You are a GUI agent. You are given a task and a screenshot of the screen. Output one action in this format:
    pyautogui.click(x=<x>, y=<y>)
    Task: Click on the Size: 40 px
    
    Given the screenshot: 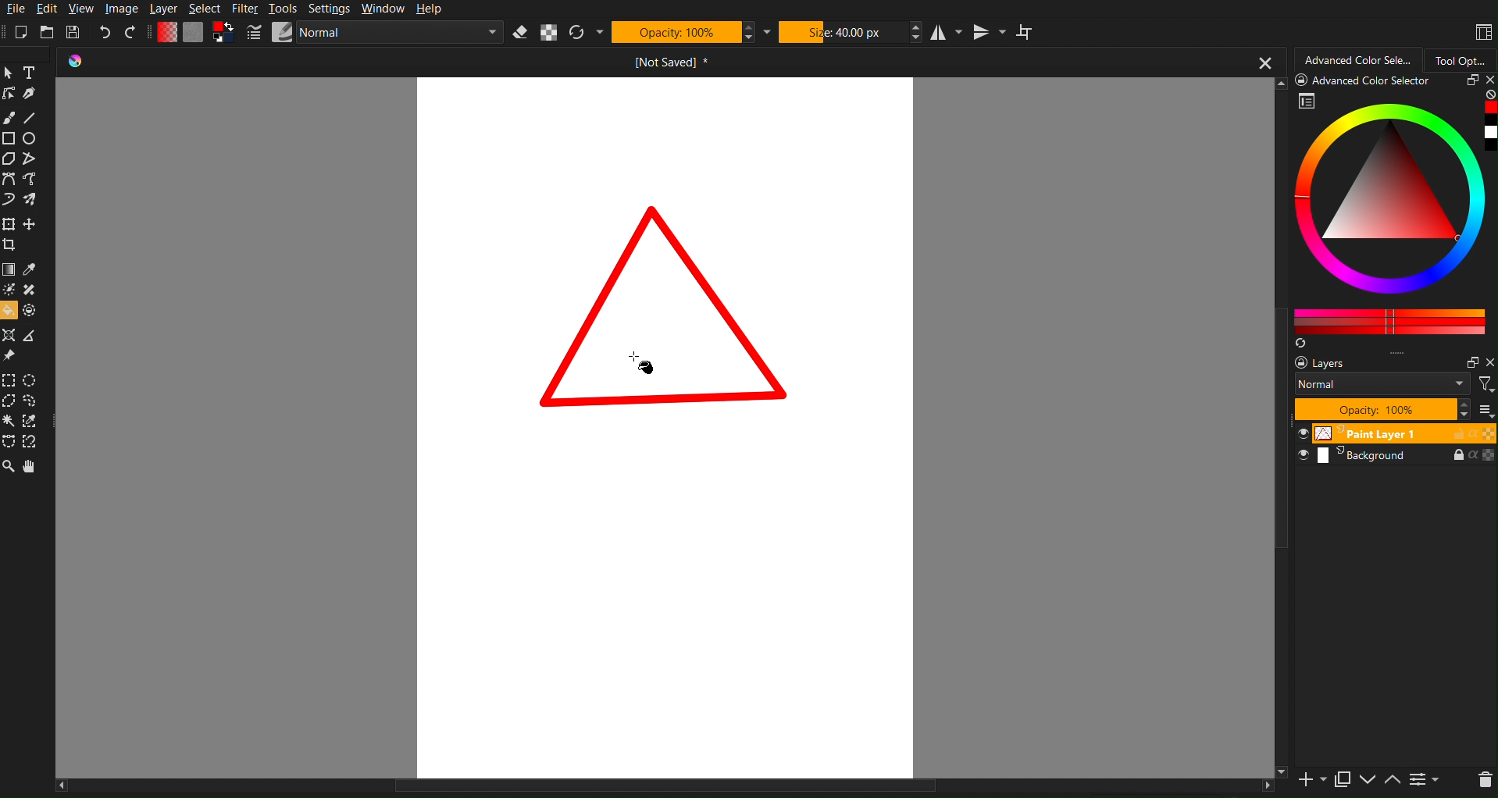 What is the action you would take?
    pyautogui.click(x=841, y=31)
    